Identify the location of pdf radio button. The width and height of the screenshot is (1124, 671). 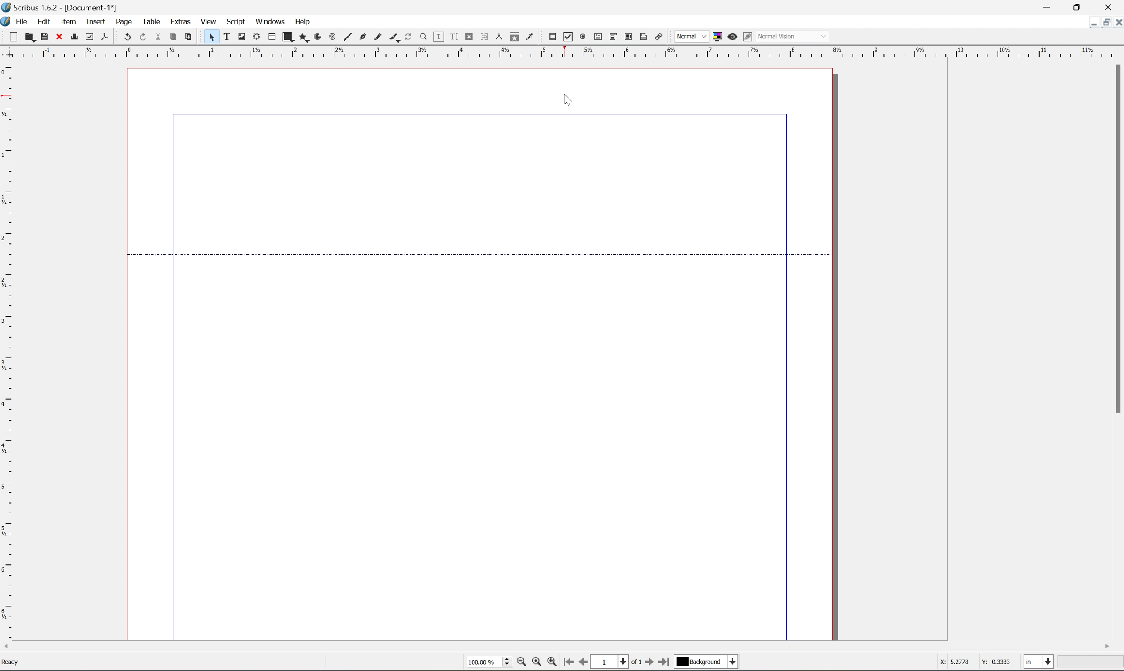
(584, 37).